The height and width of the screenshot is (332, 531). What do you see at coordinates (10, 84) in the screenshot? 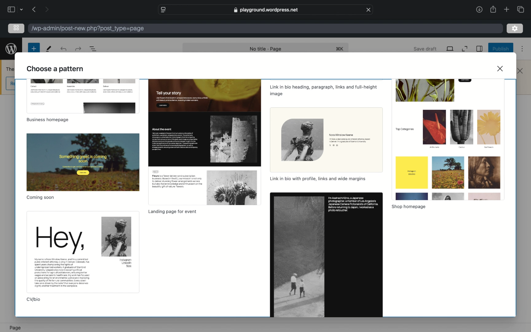
I see `obscure icon` at bounding box center [10, 84].